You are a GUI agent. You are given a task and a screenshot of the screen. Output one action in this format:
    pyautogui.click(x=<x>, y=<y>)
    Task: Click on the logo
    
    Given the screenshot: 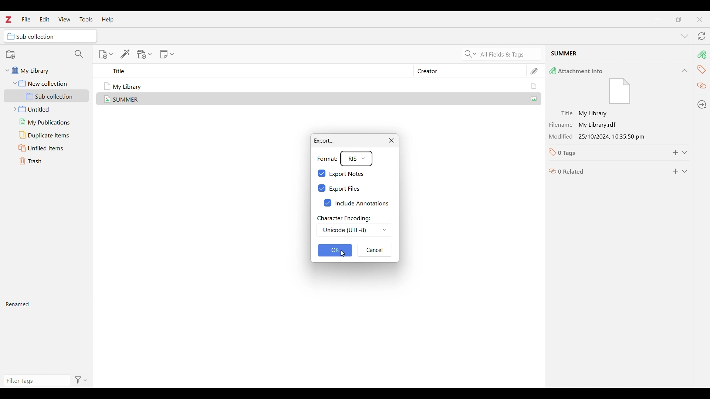 What is the action you would take?
    pyautogui.click(x=9, y=19)
    